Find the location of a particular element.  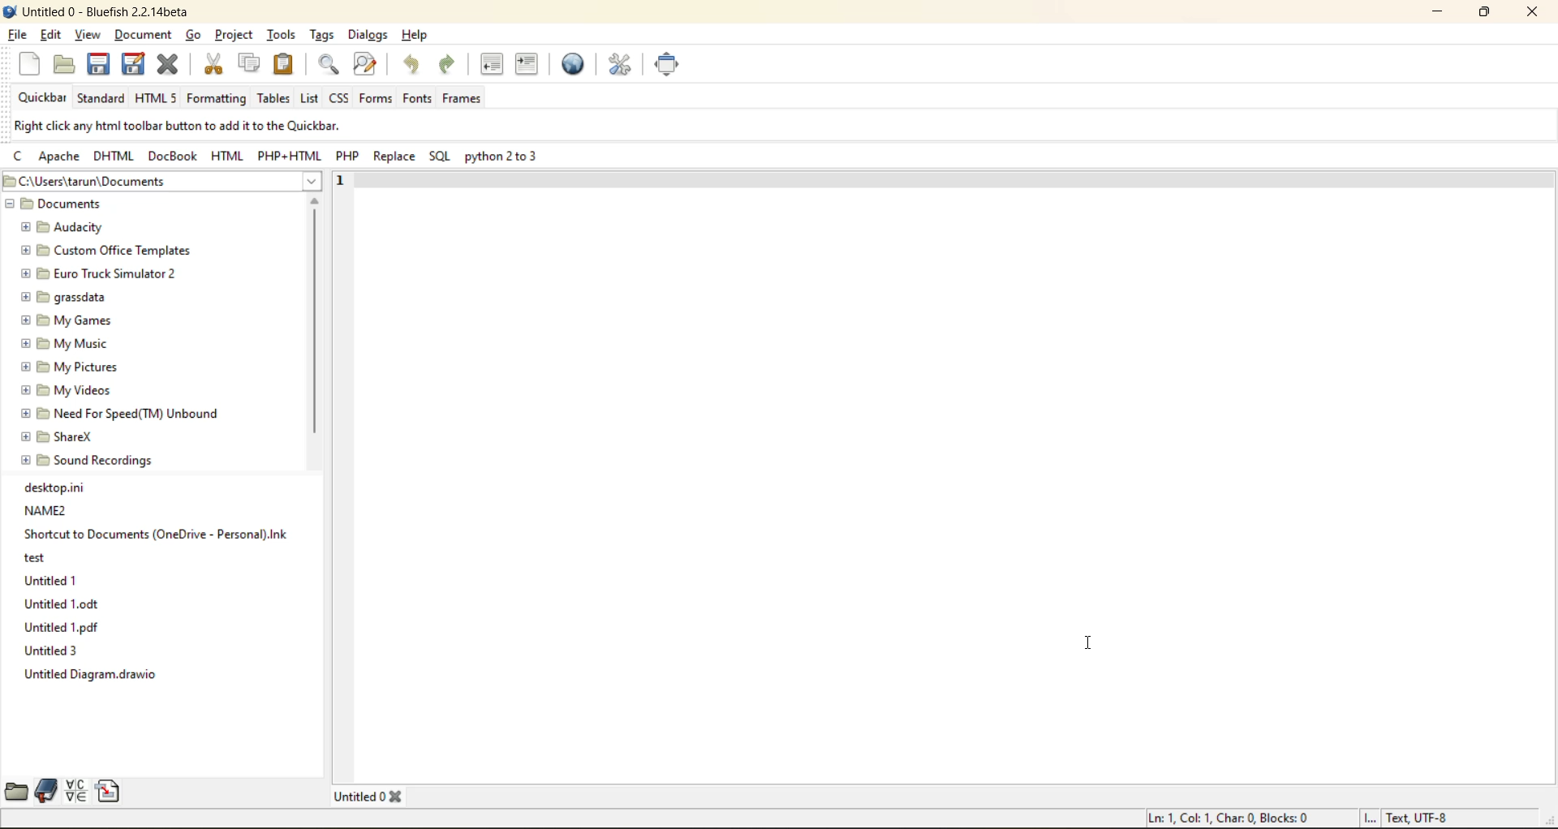

indent is located at coordinates (528, 67).